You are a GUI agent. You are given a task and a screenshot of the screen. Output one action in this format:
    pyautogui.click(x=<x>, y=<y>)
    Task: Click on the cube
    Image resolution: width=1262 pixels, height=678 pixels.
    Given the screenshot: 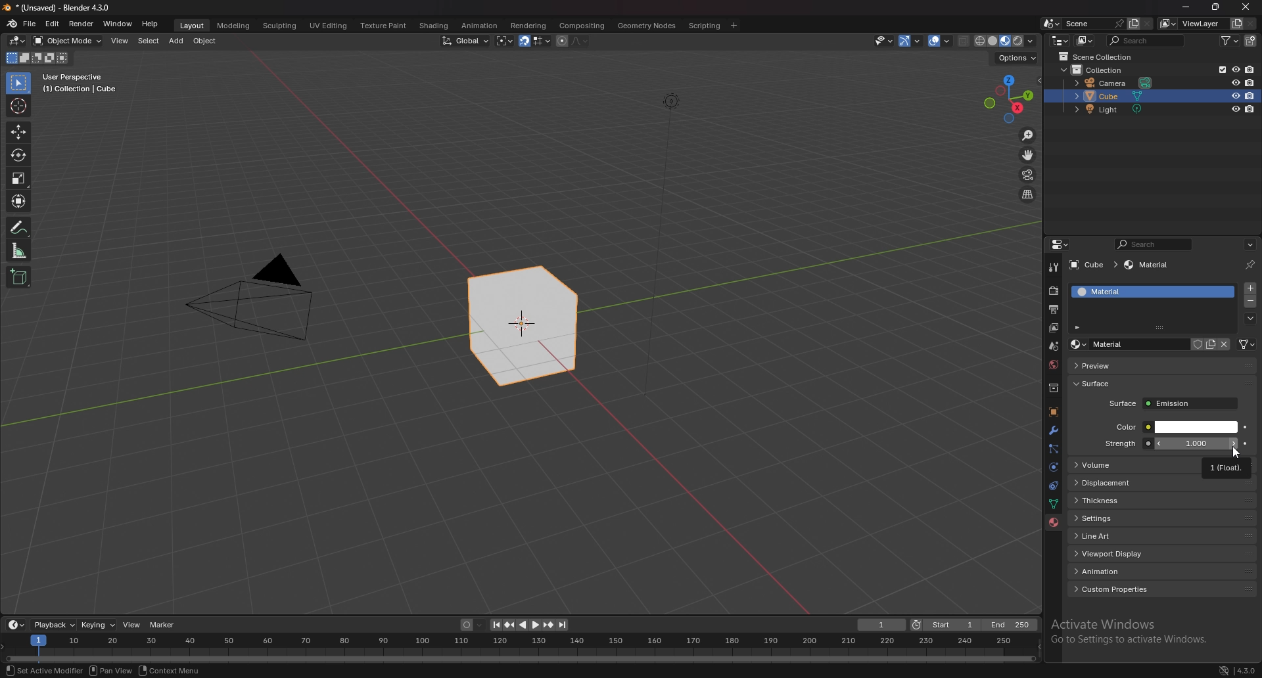 What is the action you would take?
    pyautogui.click(x=1092, y=265)
    